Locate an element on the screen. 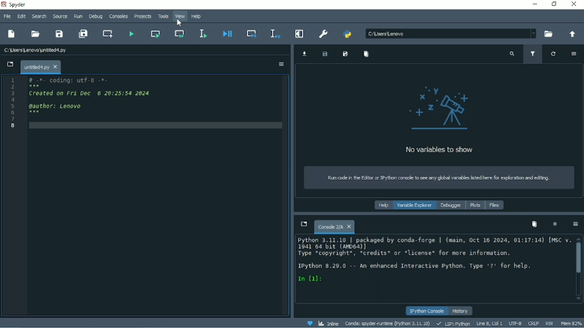 The height and width of the screenshot is (328, 584). File is located at coordinates (6, 17).